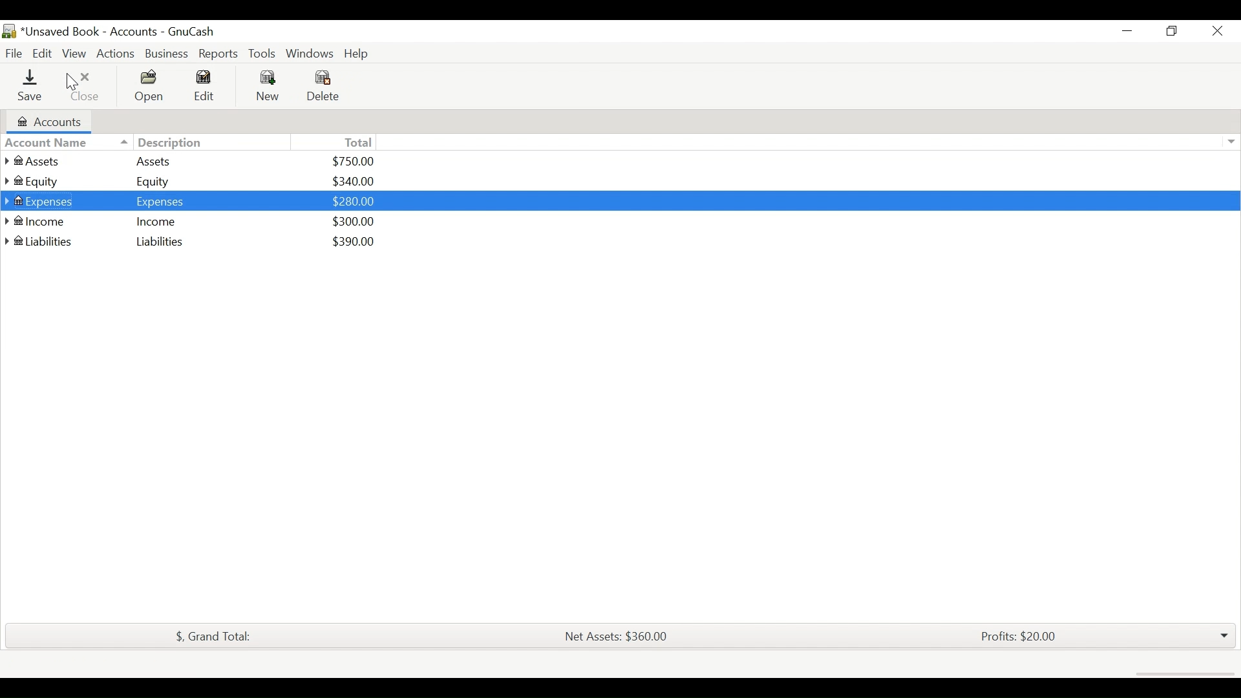 The image size is (1241, 698). Describe the element at coordinates (209, 636) in the screenshot. I see `Grand Total` at that location.